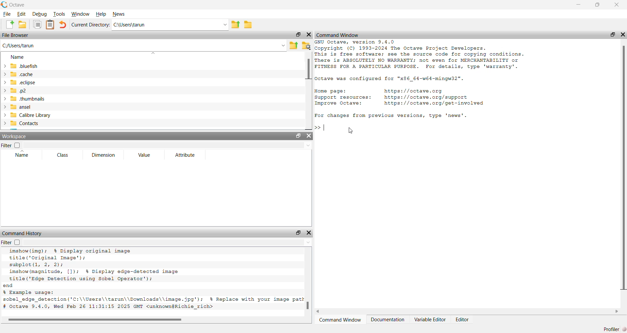  What do you see at coordinates (23, 233) in the screenshot?
I see `Command History` at bounding box center [23, 233].